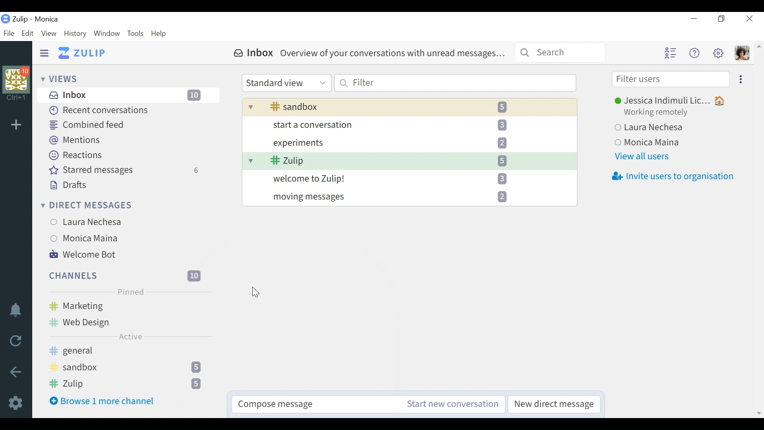  I want to click on Restore, so click(721, 19).